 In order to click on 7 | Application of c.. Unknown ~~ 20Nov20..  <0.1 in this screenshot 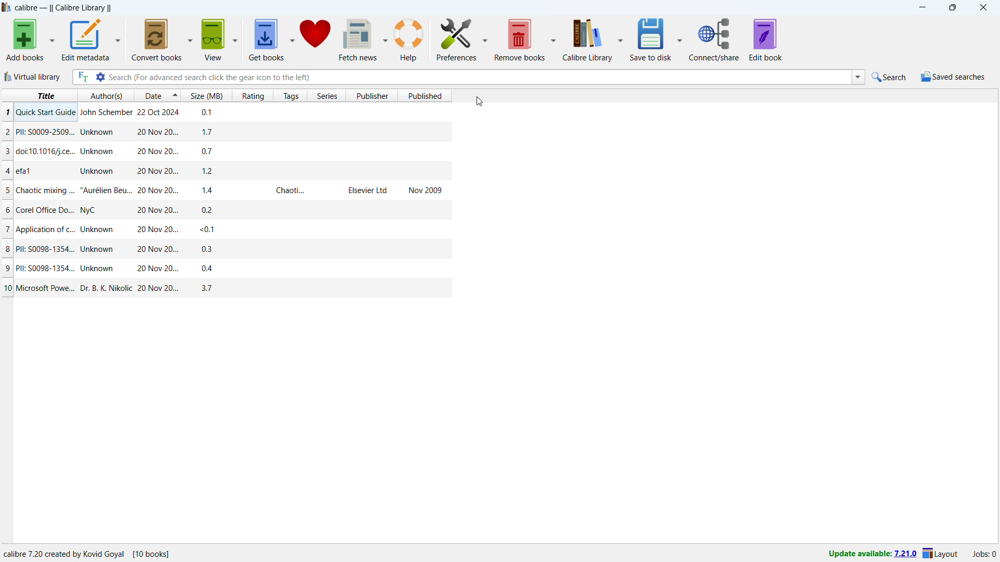, I will do `click(222, 230)`.